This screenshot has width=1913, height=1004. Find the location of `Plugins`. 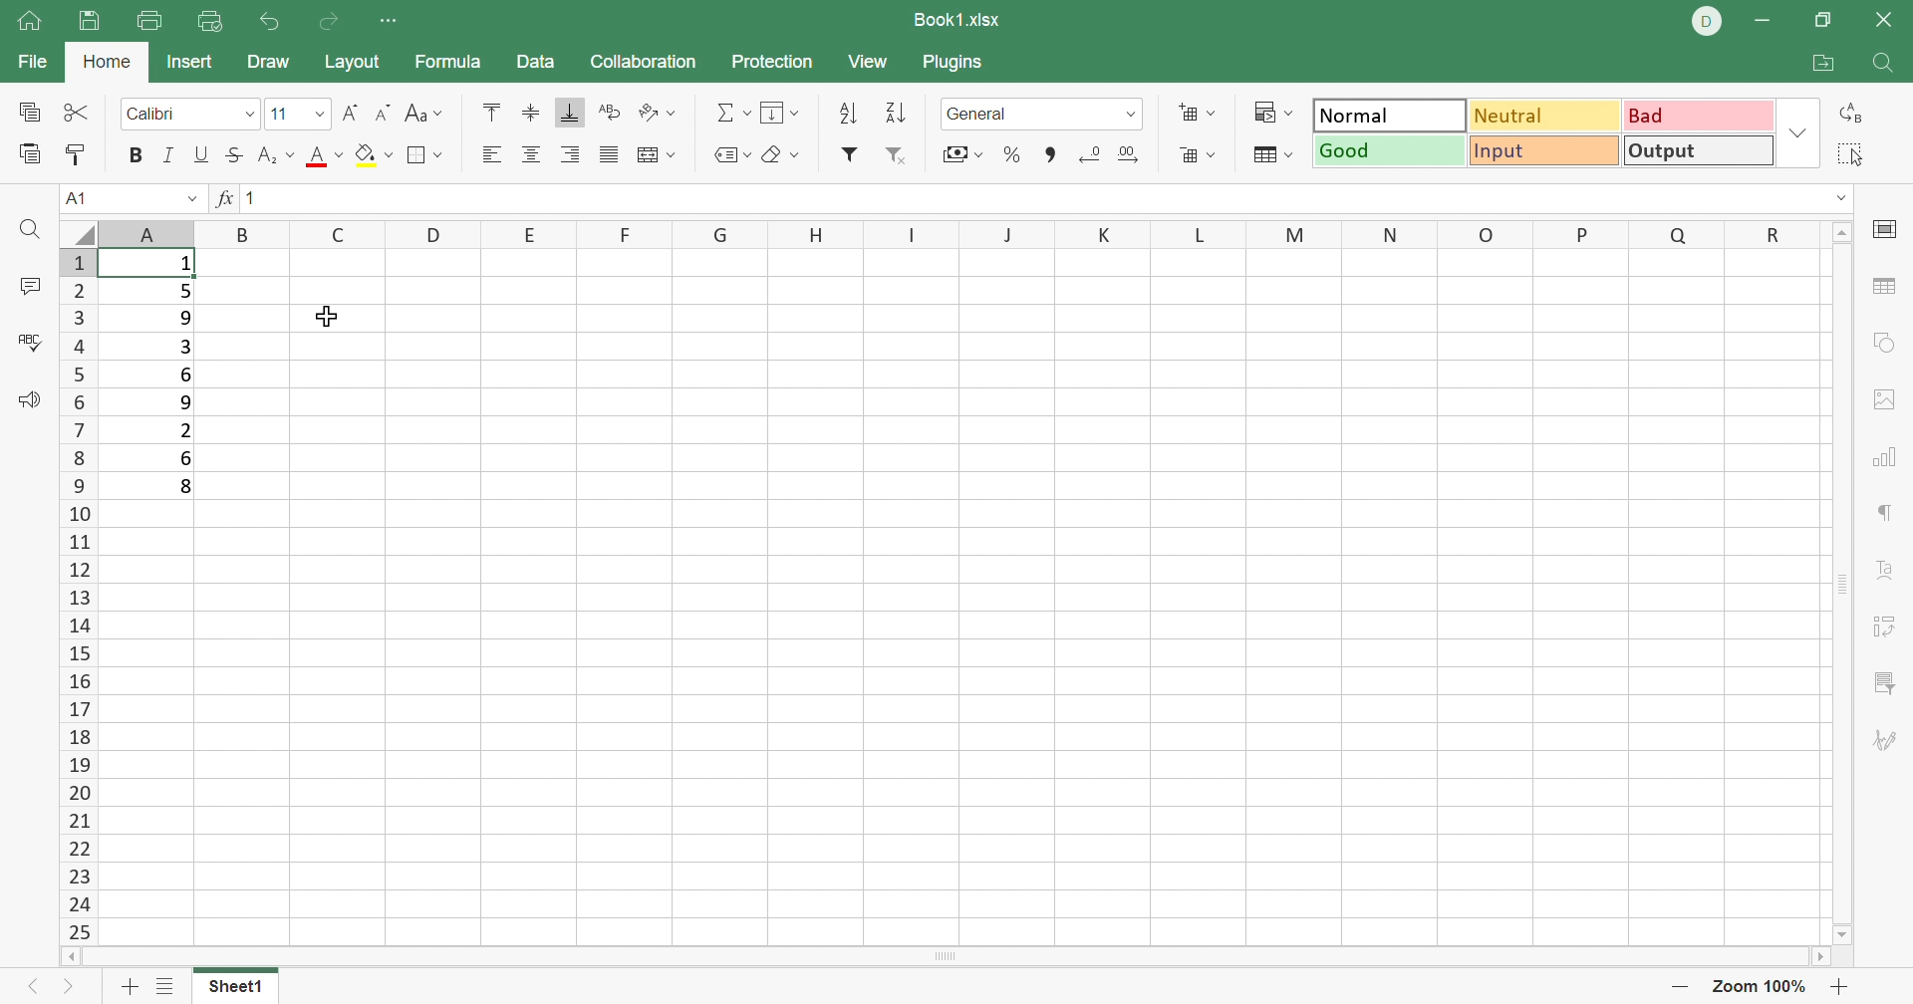

Plugins is located at coordinates (956, 67).